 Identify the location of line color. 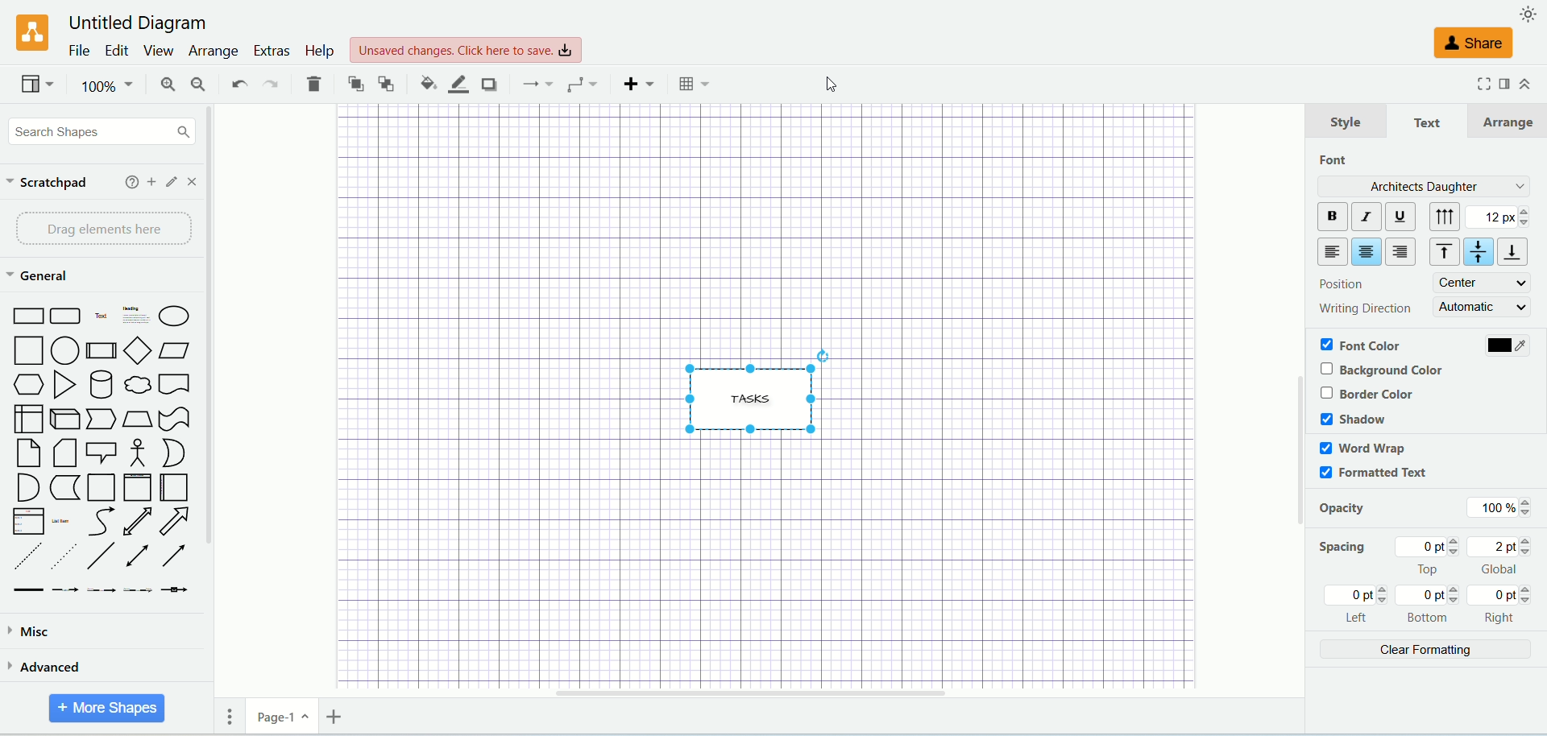
(453, 83).